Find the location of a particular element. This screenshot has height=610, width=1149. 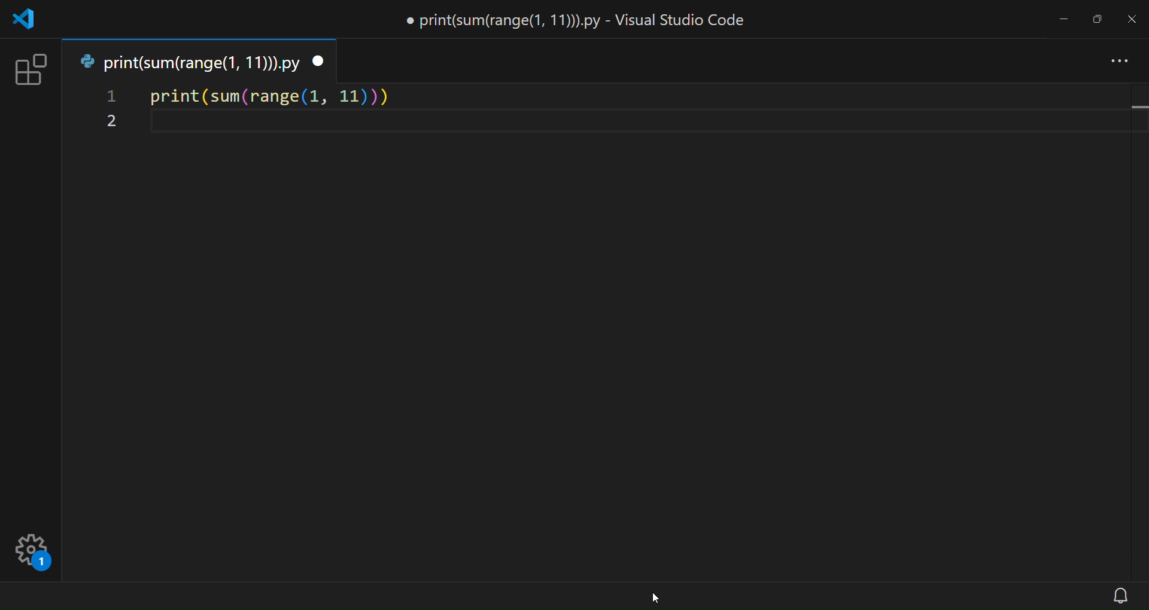

extension is located at coordinates (29, 69).